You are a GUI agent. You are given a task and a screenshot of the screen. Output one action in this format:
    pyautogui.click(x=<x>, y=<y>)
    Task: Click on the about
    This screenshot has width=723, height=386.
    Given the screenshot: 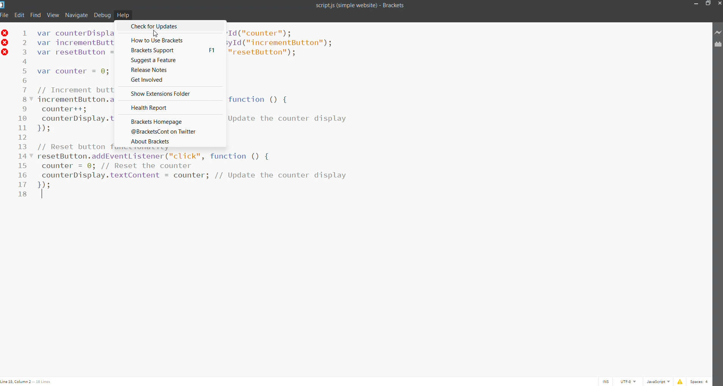 What is the action you would take?
    pyautogui.click(x=168, y=143)
    